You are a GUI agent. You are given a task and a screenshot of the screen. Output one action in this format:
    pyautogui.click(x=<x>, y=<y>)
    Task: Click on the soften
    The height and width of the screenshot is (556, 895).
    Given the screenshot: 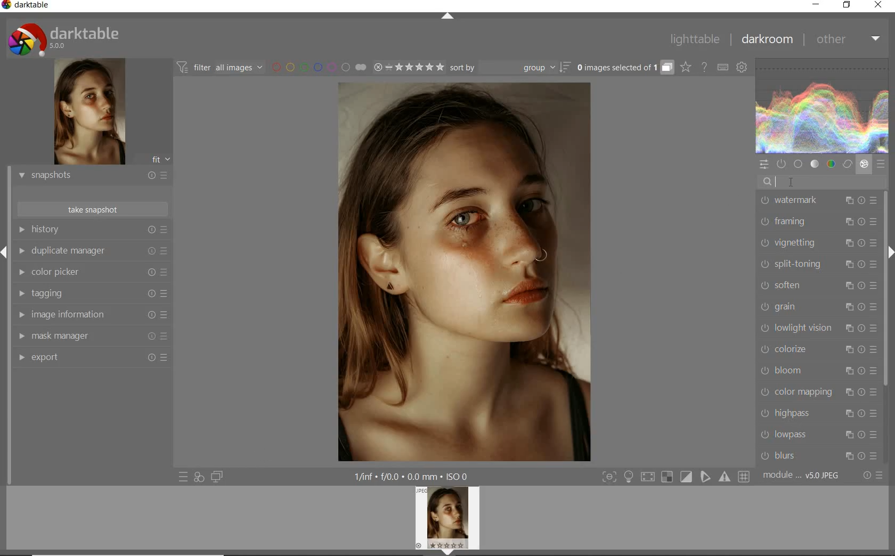 What is the action you would take?
    pyautogui.click(x=817, y=286)
    